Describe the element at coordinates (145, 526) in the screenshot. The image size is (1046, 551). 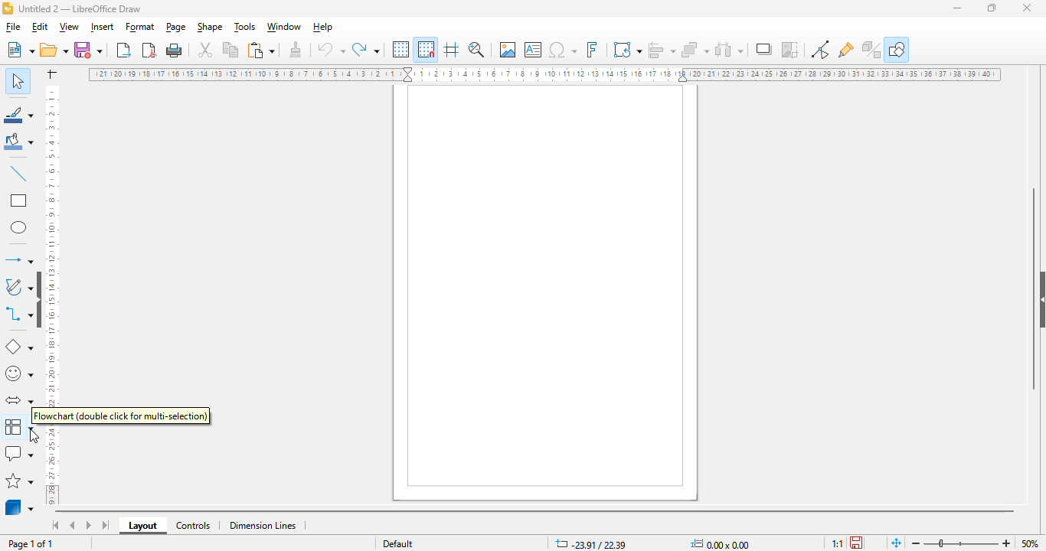
I see `layout` at that location.